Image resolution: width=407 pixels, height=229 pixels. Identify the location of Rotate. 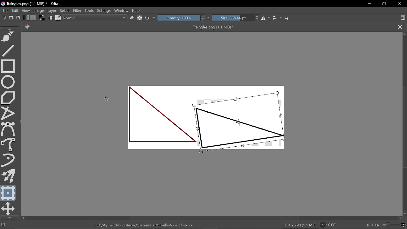
(331, 225).